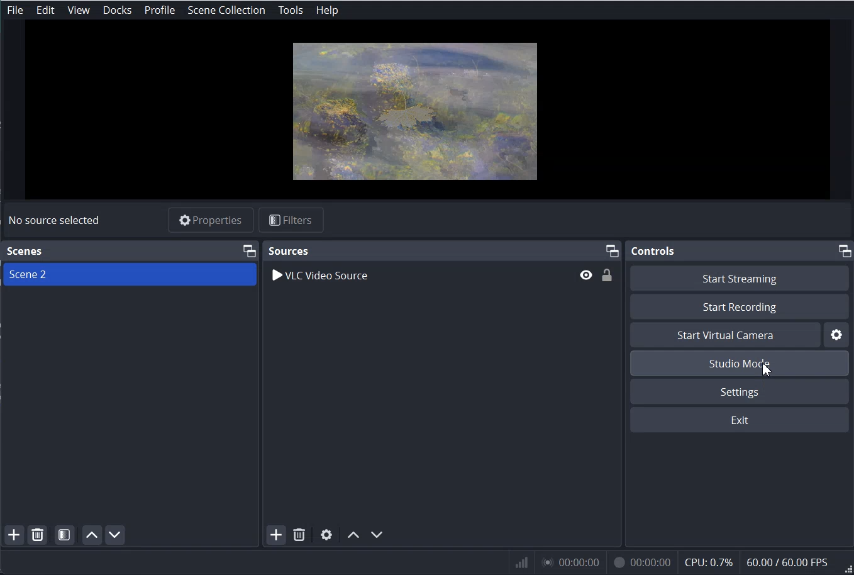 The width and height of the screenshot is (854, 575). I want to click on Filters, so click(292, 220).